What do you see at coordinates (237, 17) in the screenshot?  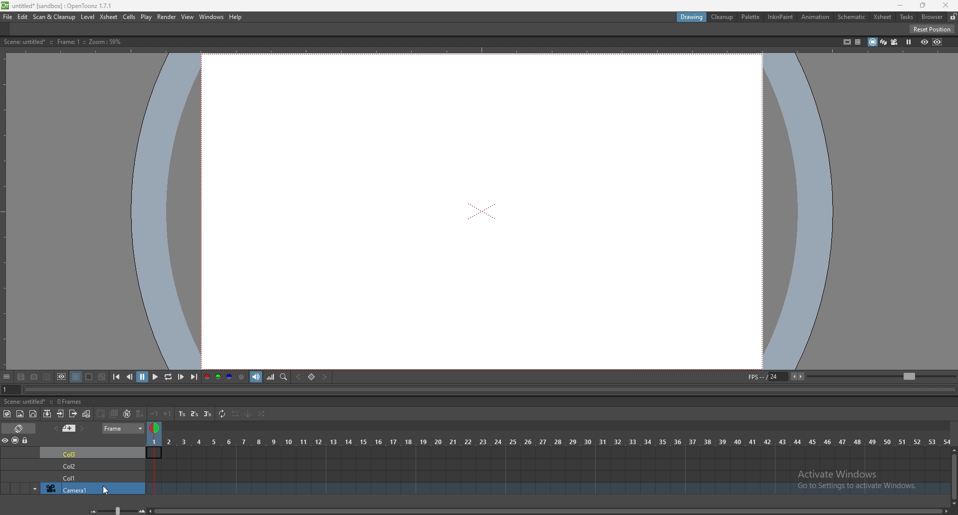 I see `help` at bounding box center [237, 17].